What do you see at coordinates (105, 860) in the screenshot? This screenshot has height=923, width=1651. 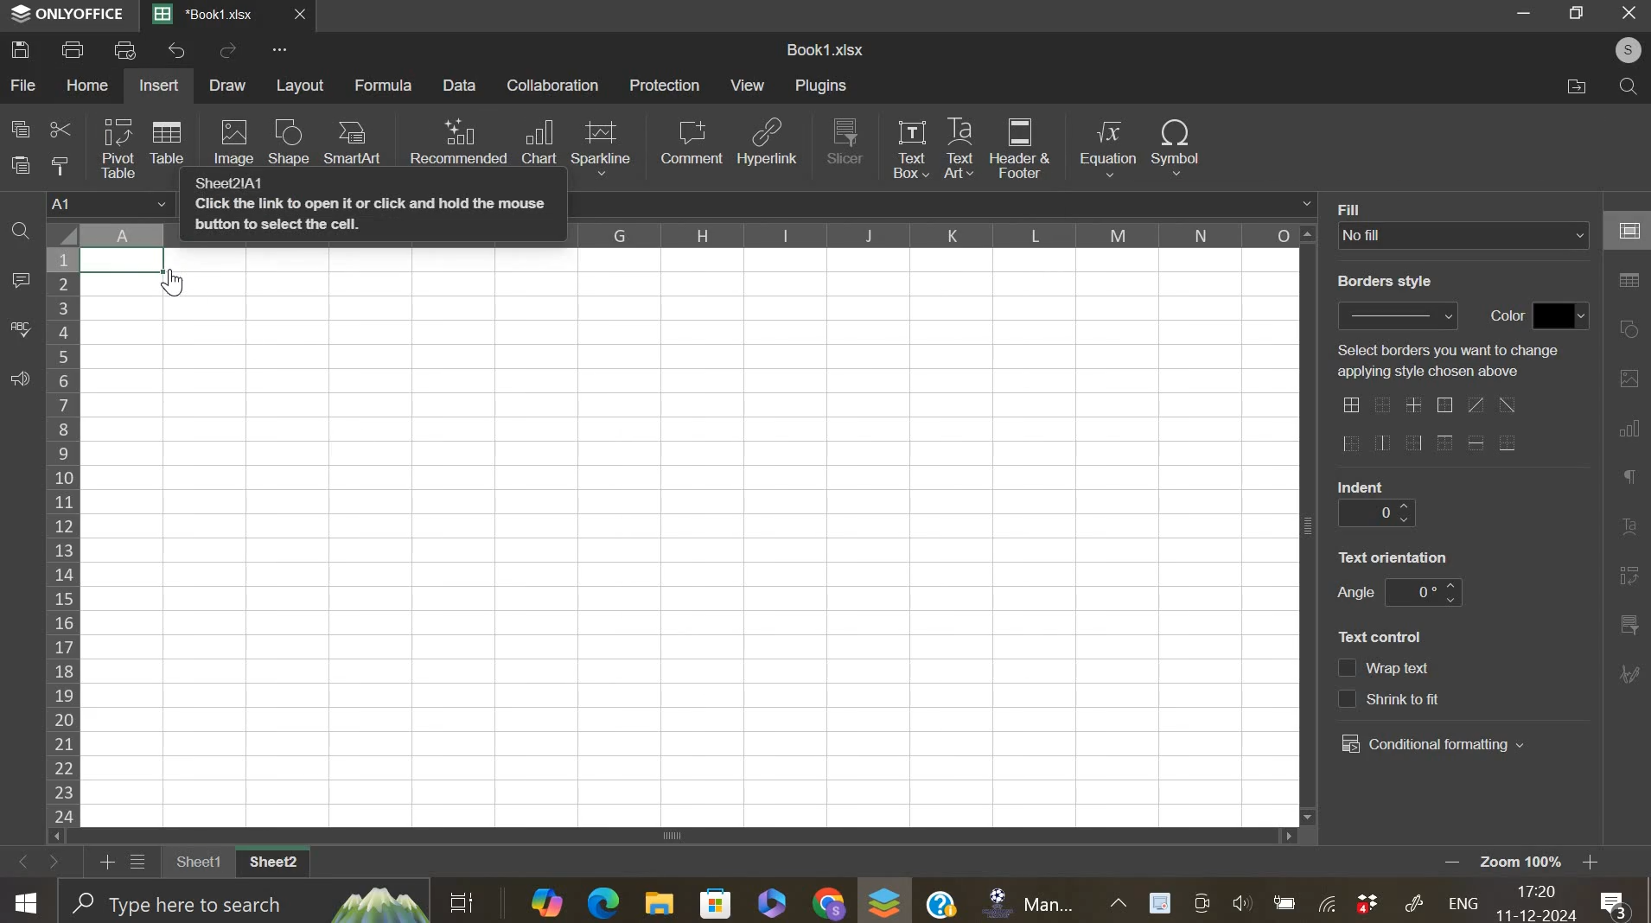 I see `add new sheet` at bounding box center [105, 860].